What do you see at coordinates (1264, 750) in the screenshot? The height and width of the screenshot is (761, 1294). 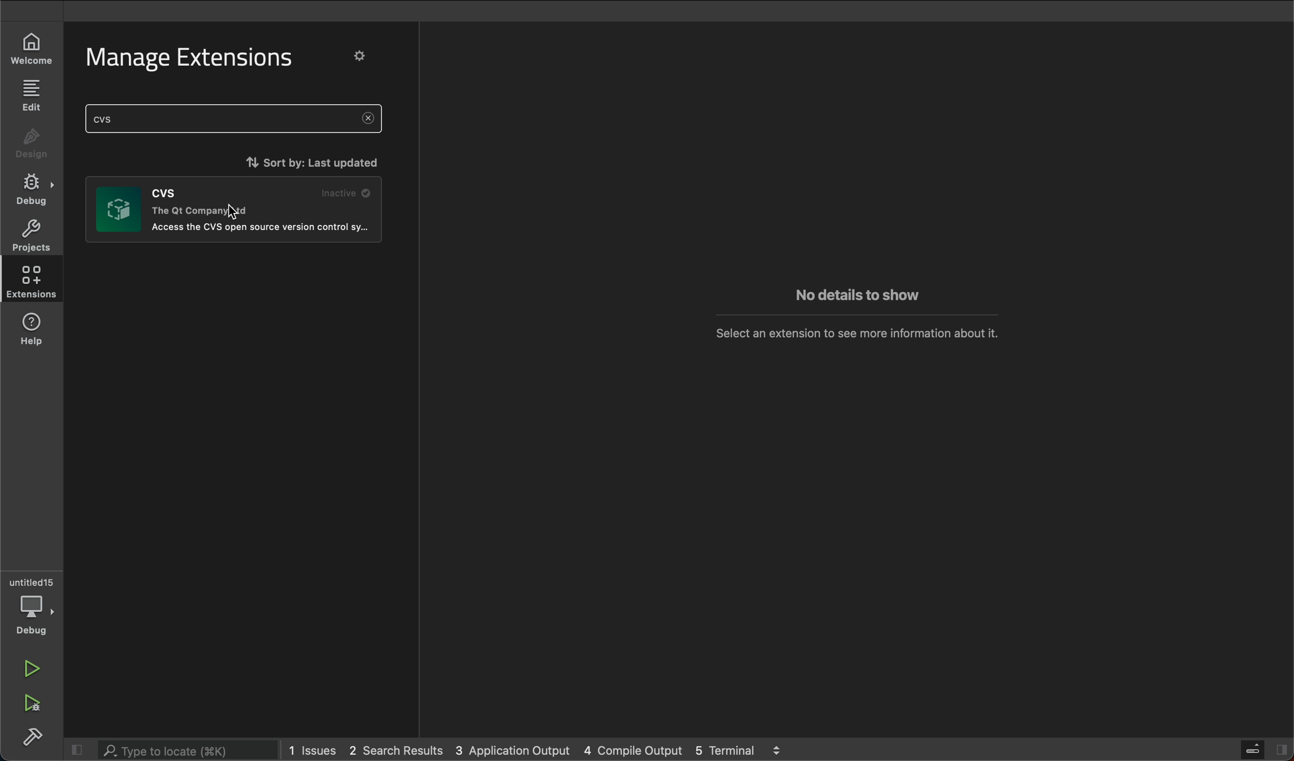 I see `open sidebar` at bounding box center [1264, 750].